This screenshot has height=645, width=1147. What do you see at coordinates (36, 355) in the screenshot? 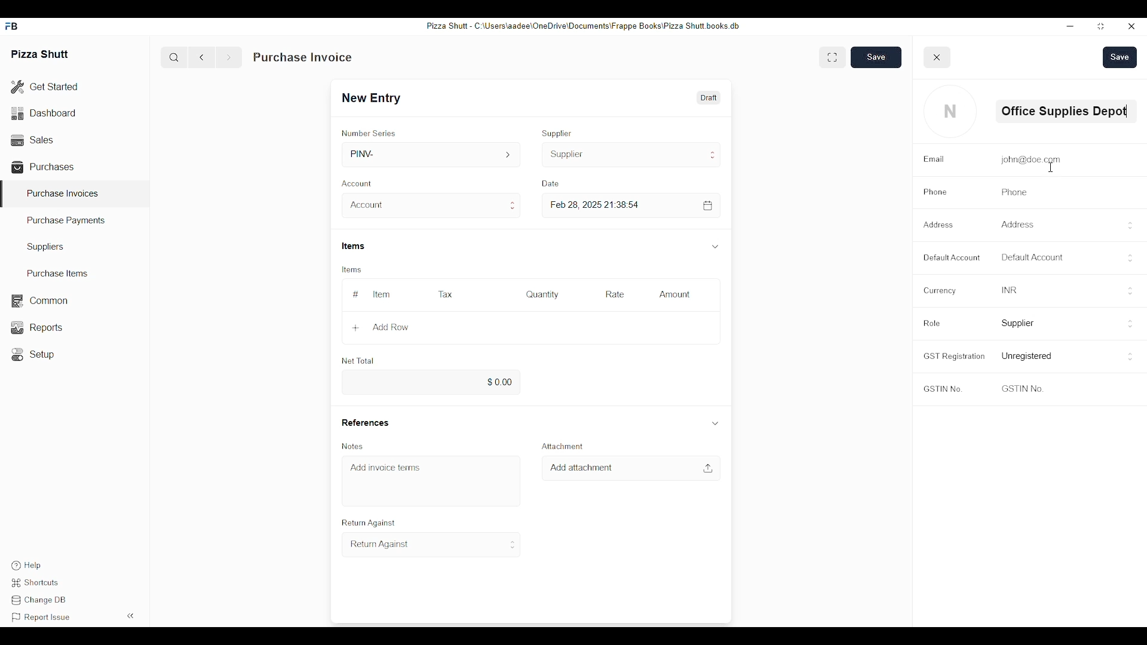
I see `Setup` at bounding box center [36, 355].